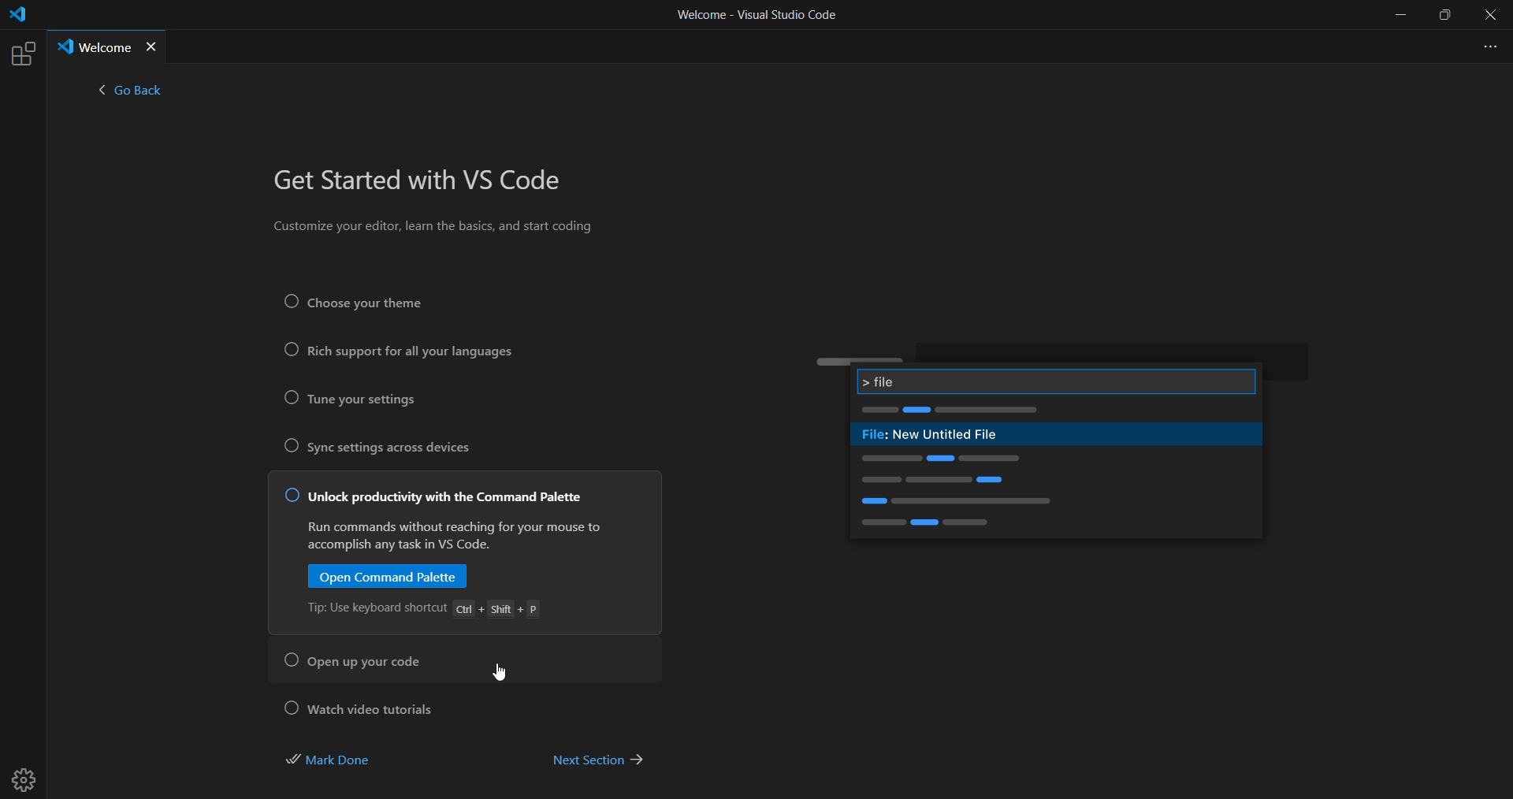 The width and height of the screenshot is (1513, 799). Describe the element at coordinates (375, 302) in the screenshot. I see `Choose your theme` at that location.